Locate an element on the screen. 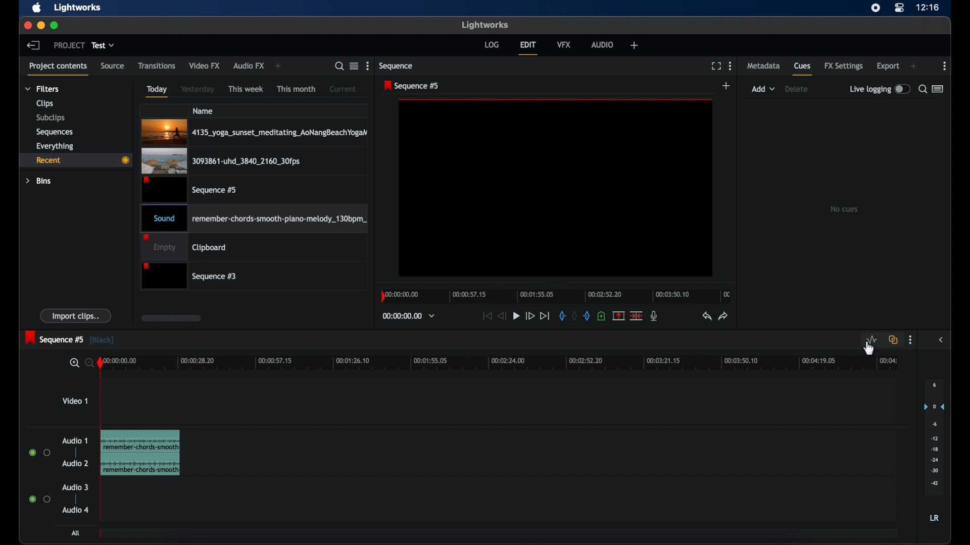  today is located at coordinates (156, 91).